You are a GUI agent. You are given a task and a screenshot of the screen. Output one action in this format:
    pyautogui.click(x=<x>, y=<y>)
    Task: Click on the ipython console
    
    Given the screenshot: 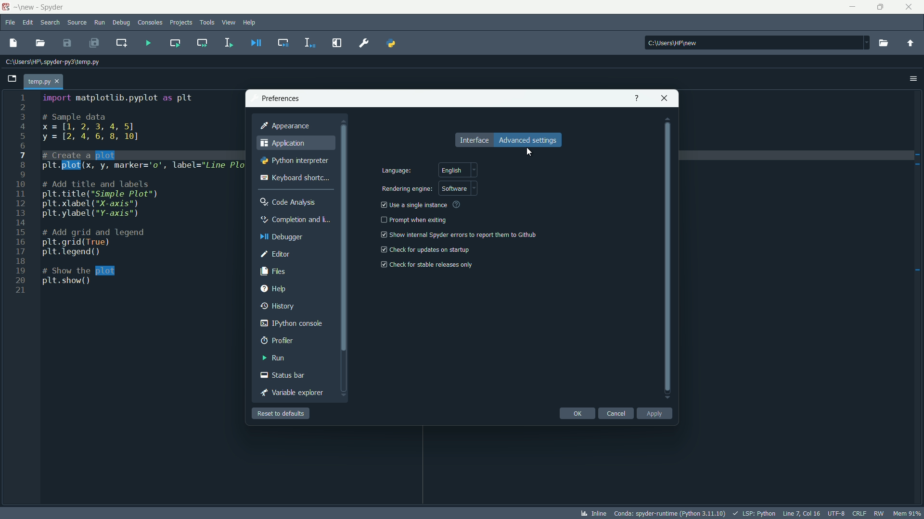 What is the action you would take?
    pyautogui.click(x=291, y=323)
    